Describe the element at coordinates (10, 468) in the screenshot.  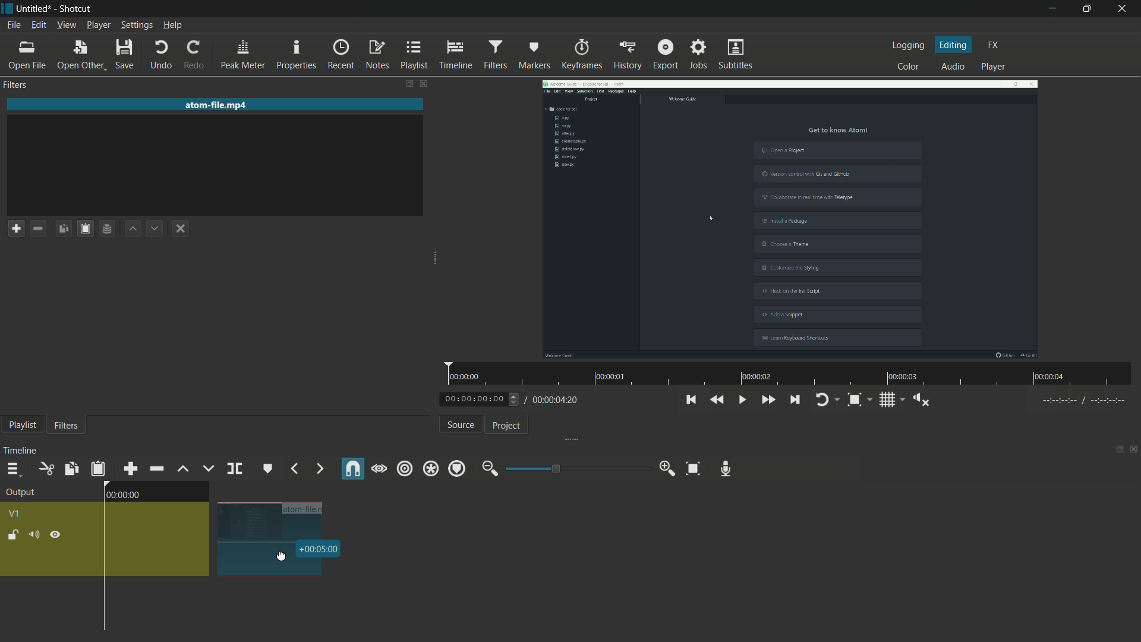
I see `timeline menu` at that location.